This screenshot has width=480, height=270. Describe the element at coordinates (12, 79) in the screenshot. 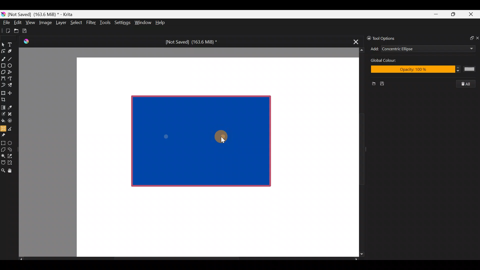

I see `Freehand path tool` at that location.